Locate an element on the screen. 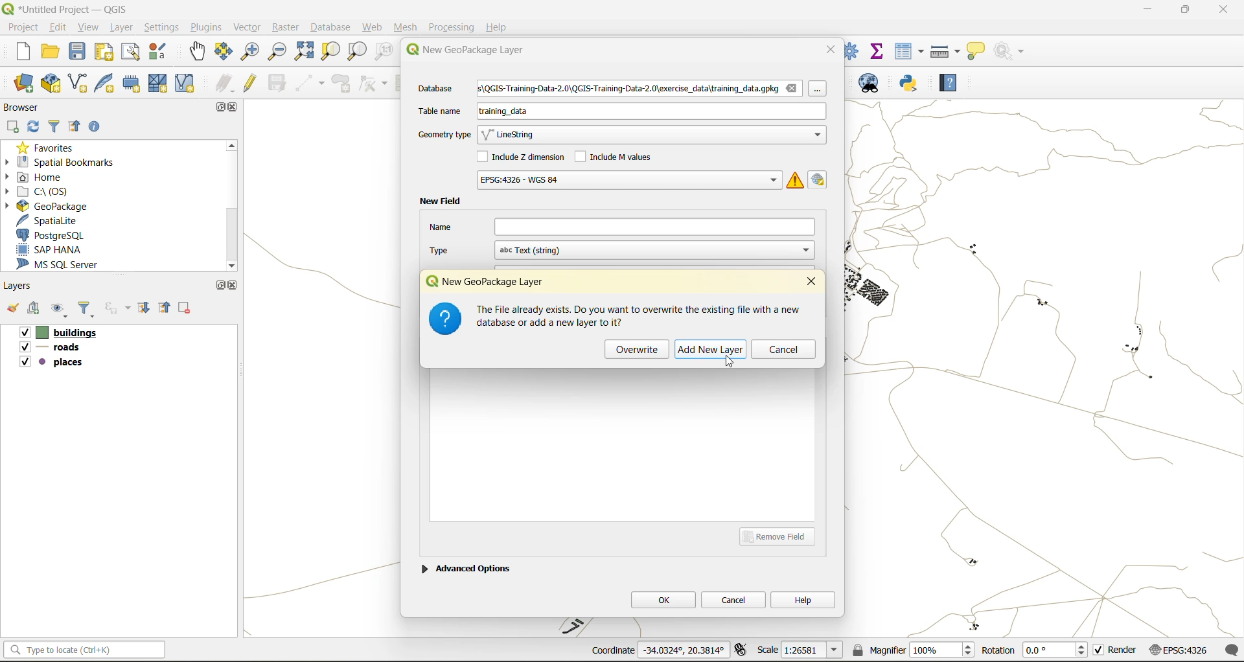  remove is located at coordinates (185, 310).